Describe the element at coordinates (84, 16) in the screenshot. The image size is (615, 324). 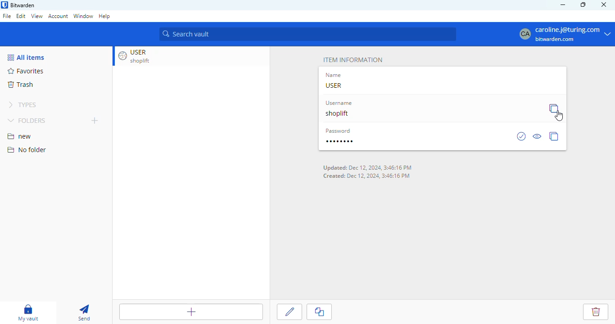
I see `window` at that location.